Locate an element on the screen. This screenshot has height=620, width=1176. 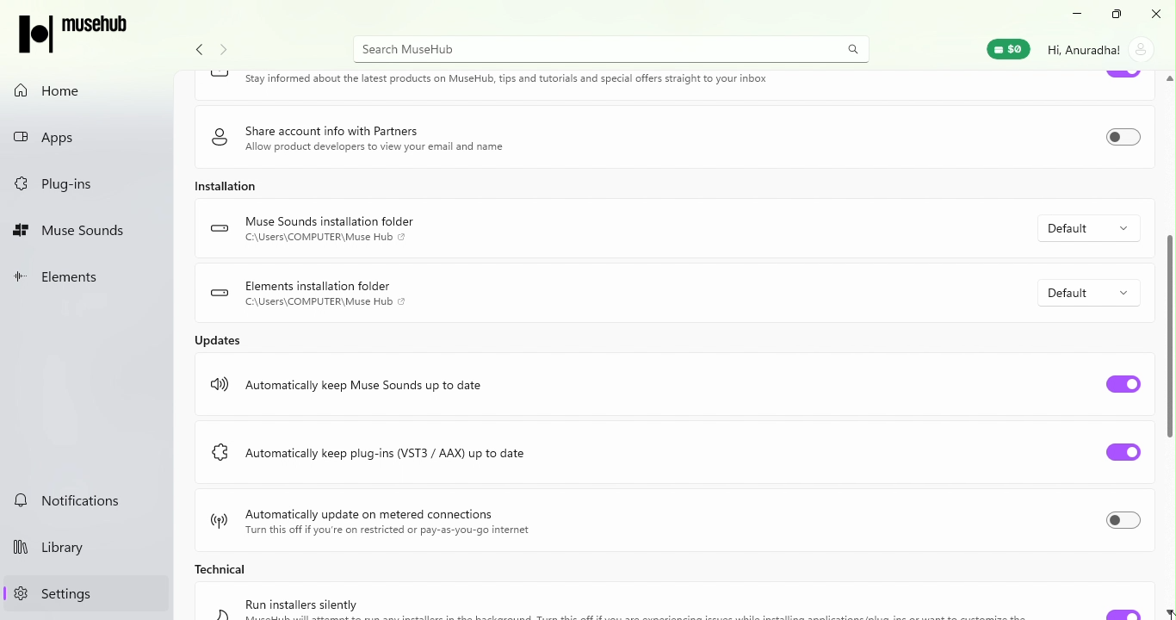
Default is located at coordinates (1089, 228).